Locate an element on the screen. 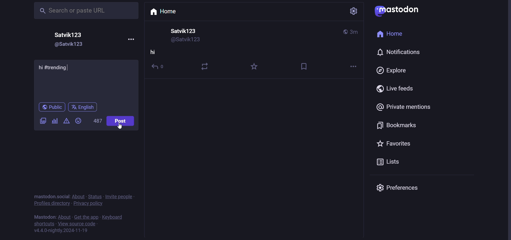  version is located at coordinates (60, 231).